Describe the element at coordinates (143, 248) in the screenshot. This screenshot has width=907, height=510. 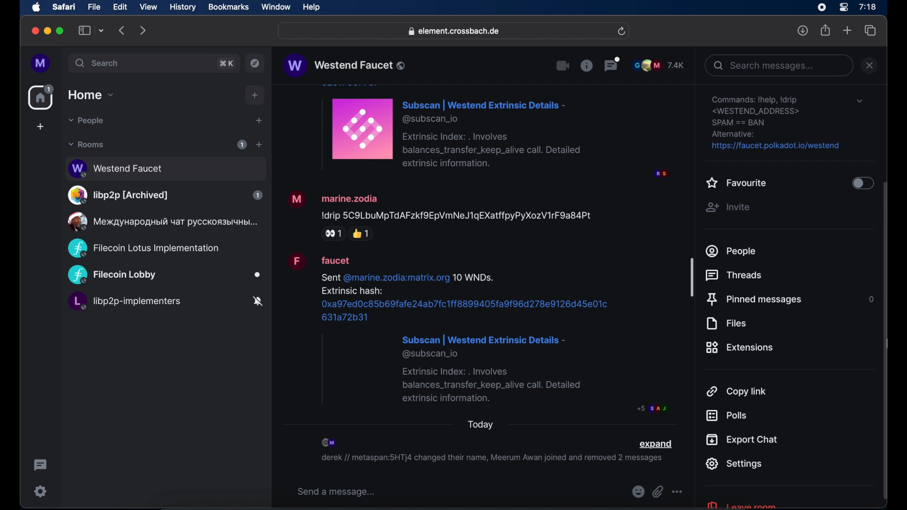
I see `public room` at that location.